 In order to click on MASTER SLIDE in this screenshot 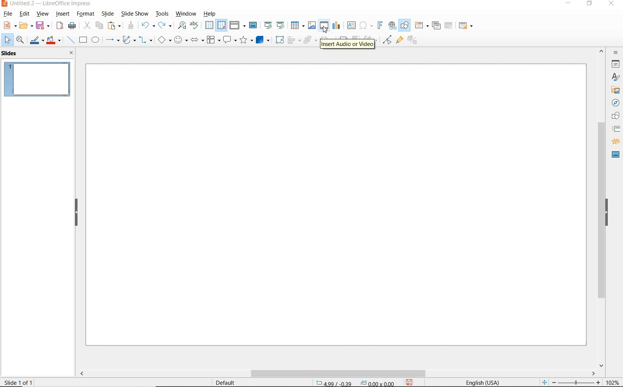, I will do `click(254, 26)`.